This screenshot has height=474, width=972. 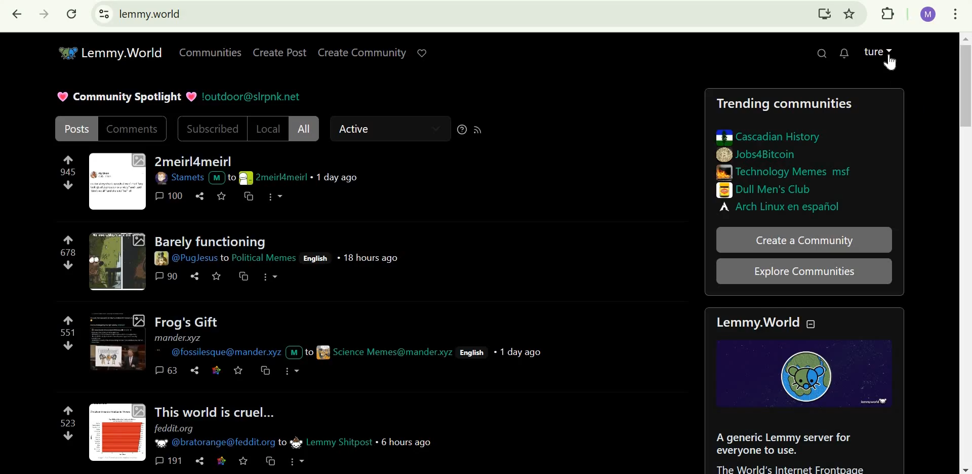 I want to click on Lemmy.World, so click(x=111, y=52).